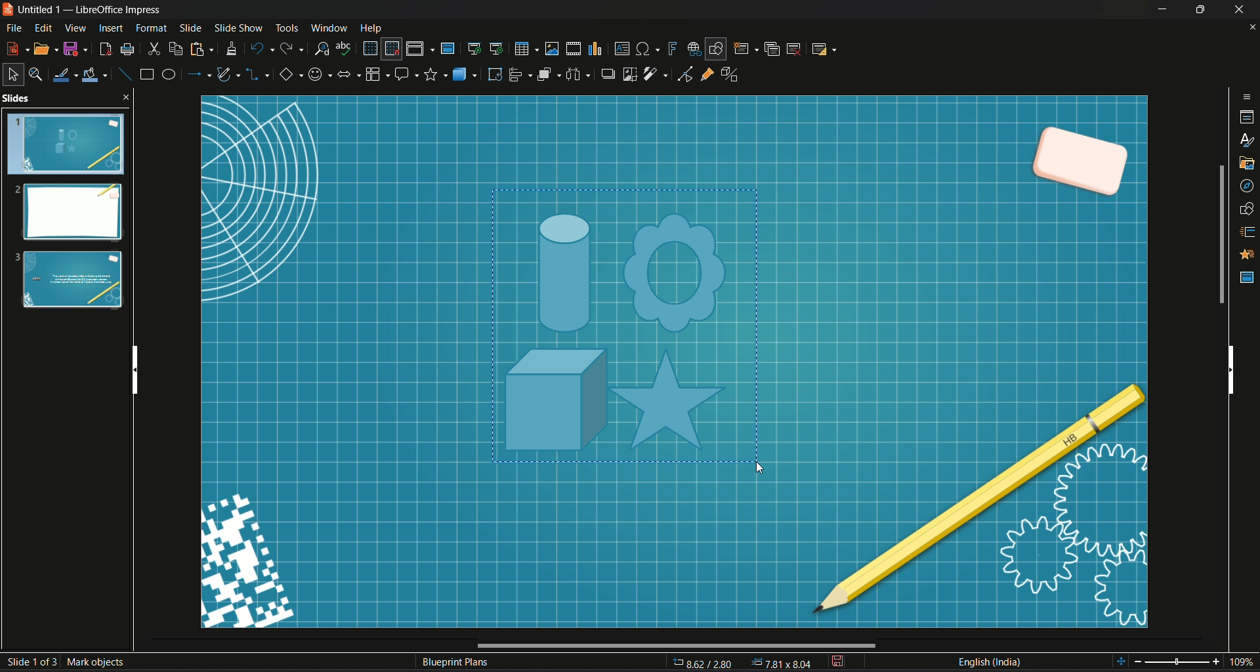 The width and height of the screenshot is (1260, 672). Describe the element at coordinates (85, 10) in the screenshot. I see `Logo and name` at that location.